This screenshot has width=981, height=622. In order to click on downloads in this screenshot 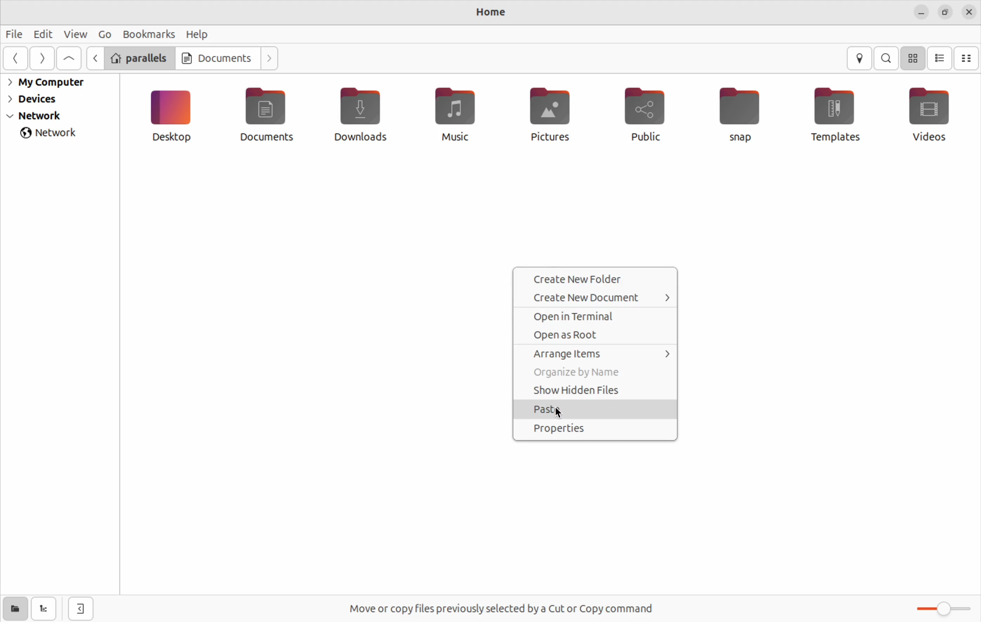, I will do `click(365, 114)`.